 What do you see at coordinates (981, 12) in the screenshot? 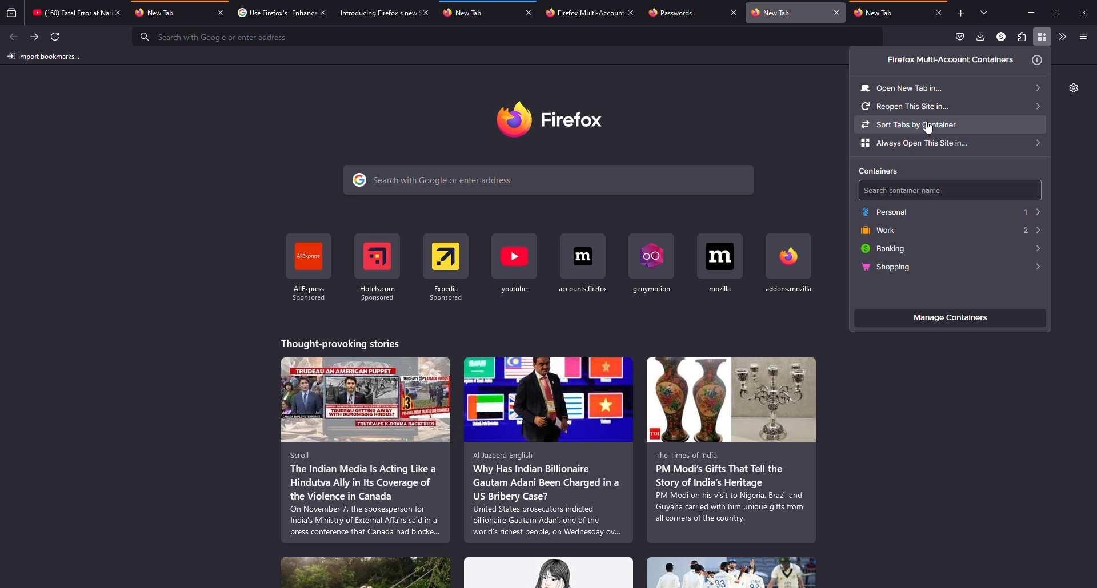
I see `tabs` at bounding box center [981, 12].